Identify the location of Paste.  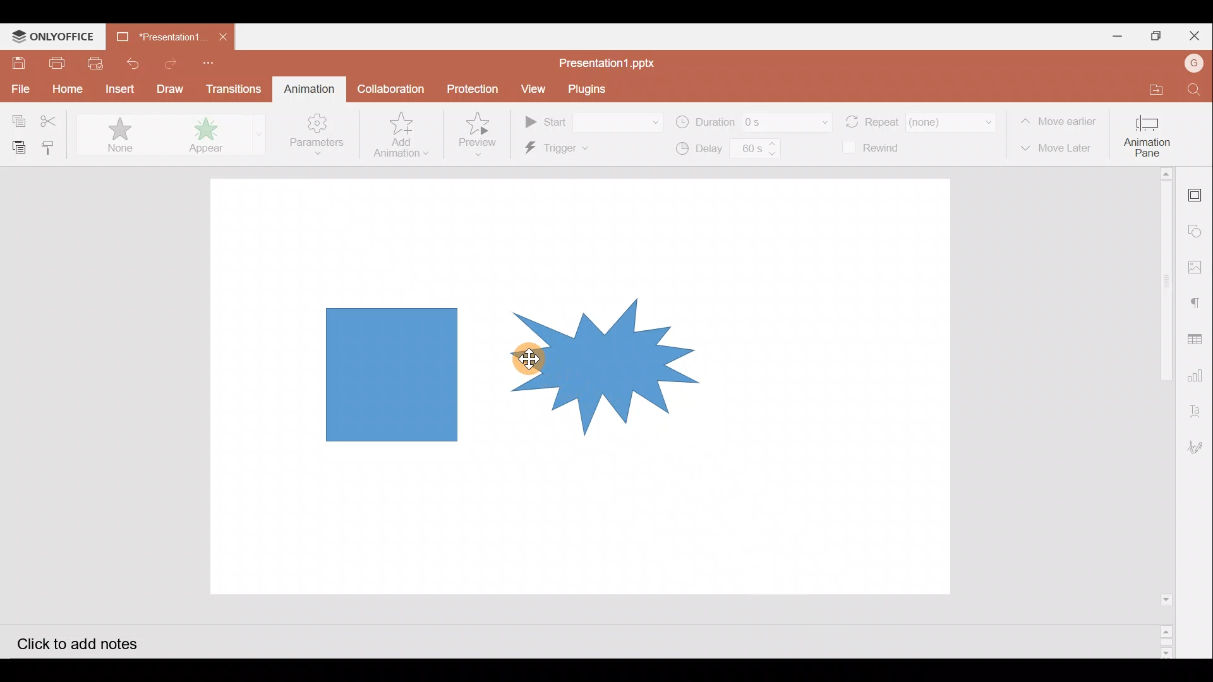
(16, 148).